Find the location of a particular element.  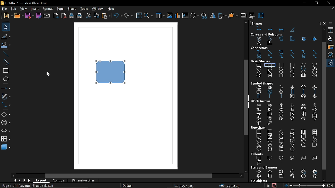

copy is located at coordinates (97, 16).